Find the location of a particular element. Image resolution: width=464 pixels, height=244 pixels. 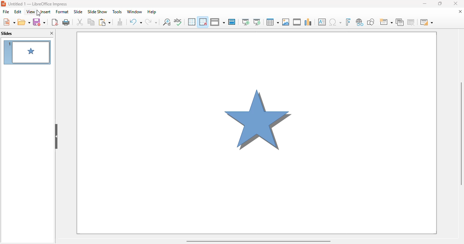

slides is located at coordinates (7, 33).